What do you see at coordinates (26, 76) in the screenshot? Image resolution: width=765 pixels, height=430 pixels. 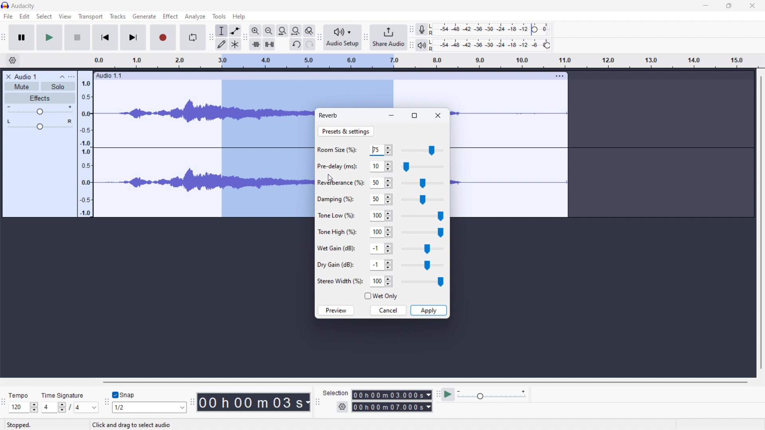 I see `Audio 1` at bounding box center [26, 76].